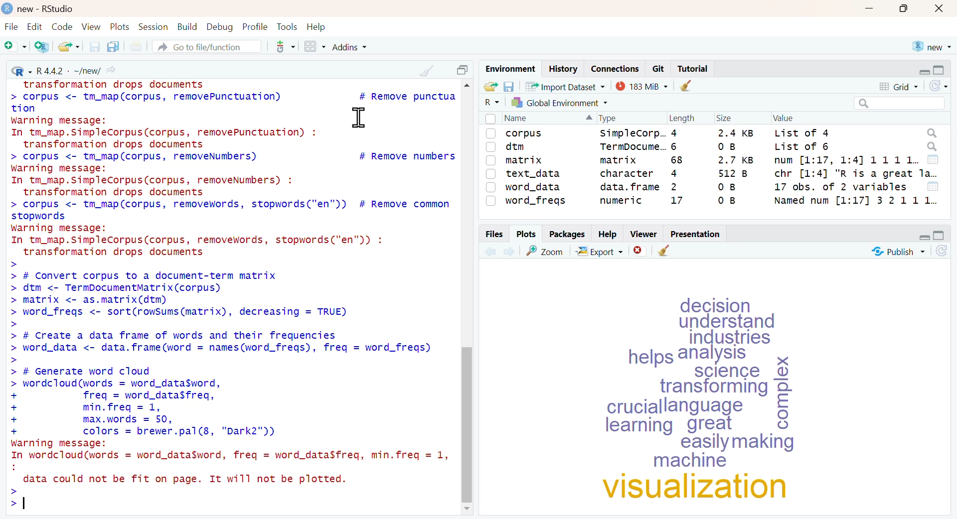 The height and width of the screenshot is (519, 957). What do you see at coordinates (714, 304) in the screenshot?
I see `decision` at bounding box center [714, 304].